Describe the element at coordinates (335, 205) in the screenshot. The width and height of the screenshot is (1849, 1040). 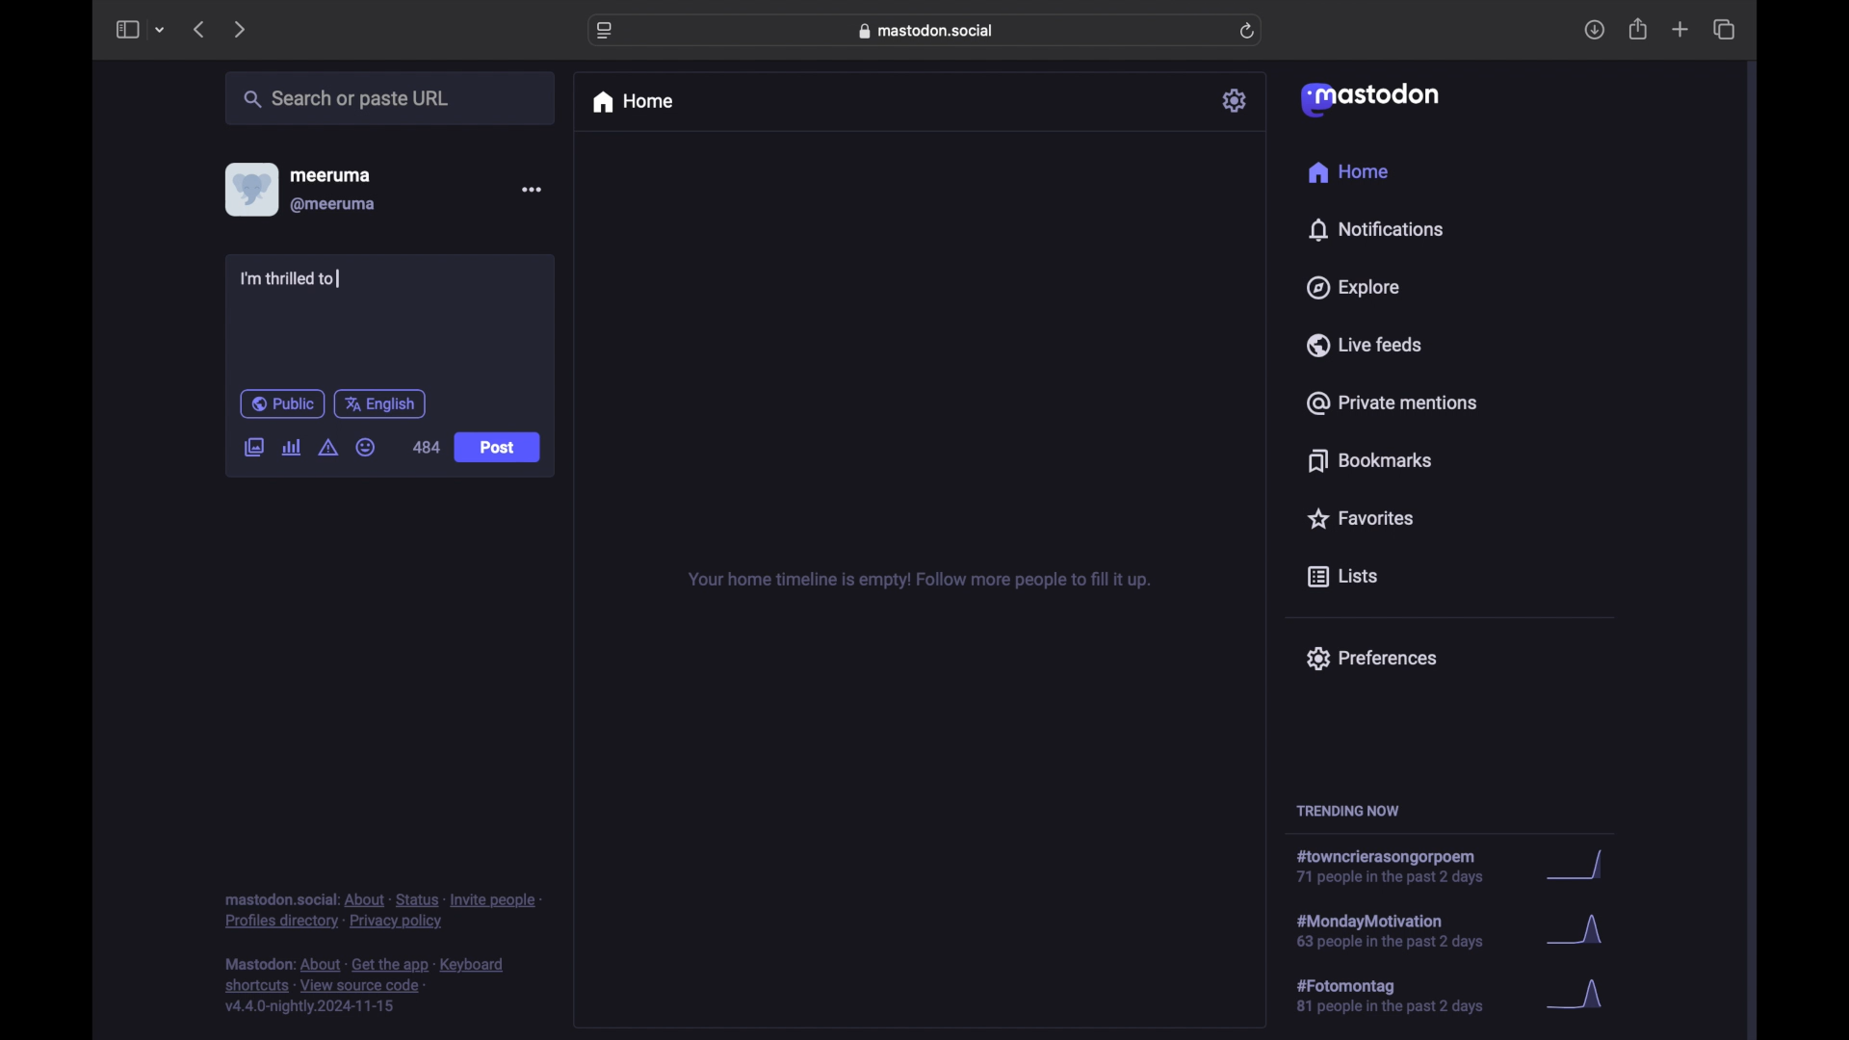
I see `@meeruma` at that location.